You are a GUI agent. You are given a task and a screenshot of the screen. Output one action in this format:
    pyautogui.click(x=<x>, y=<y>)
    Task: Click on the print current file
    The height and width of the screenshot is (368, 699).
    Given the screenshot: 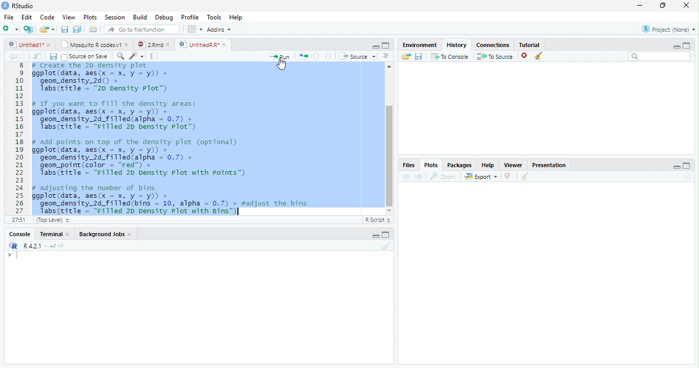 What is the action you would take?
    pyautogui.click(x=93, y=29)
    